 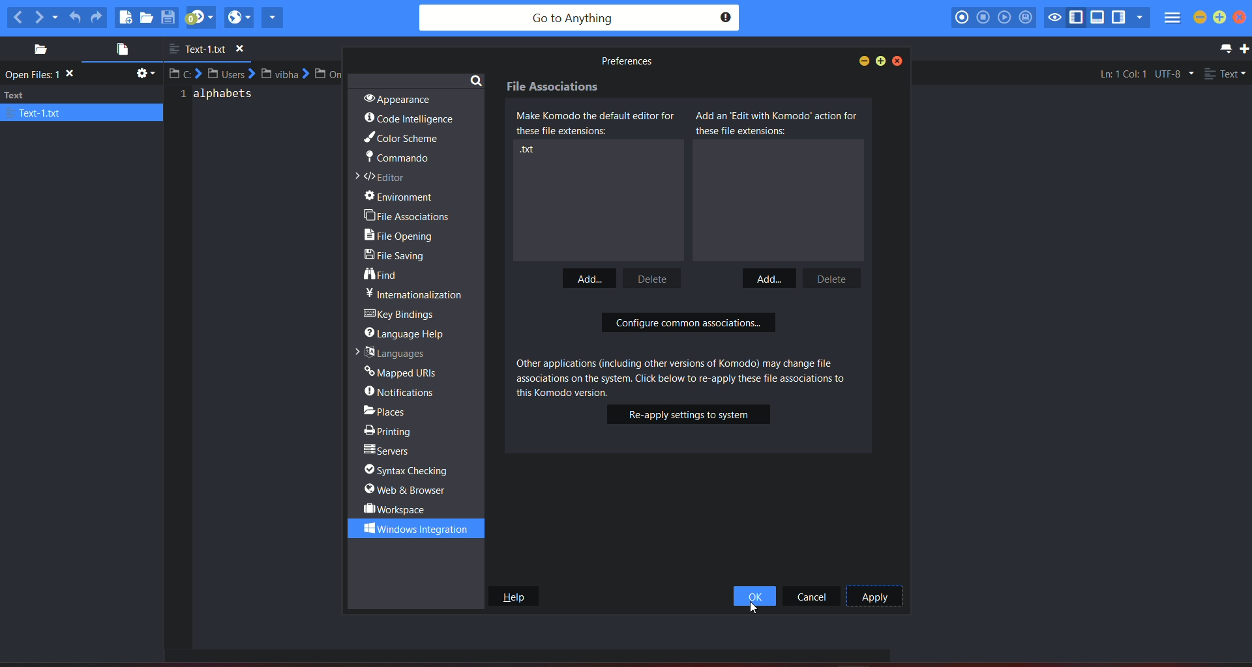 I want to click on instructions to reapply these file associations, so click(x=681, y=375).